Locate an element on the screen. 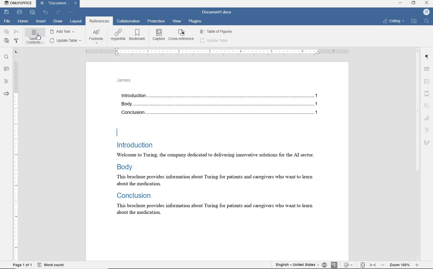  document name is located at coordinates (58, 3).